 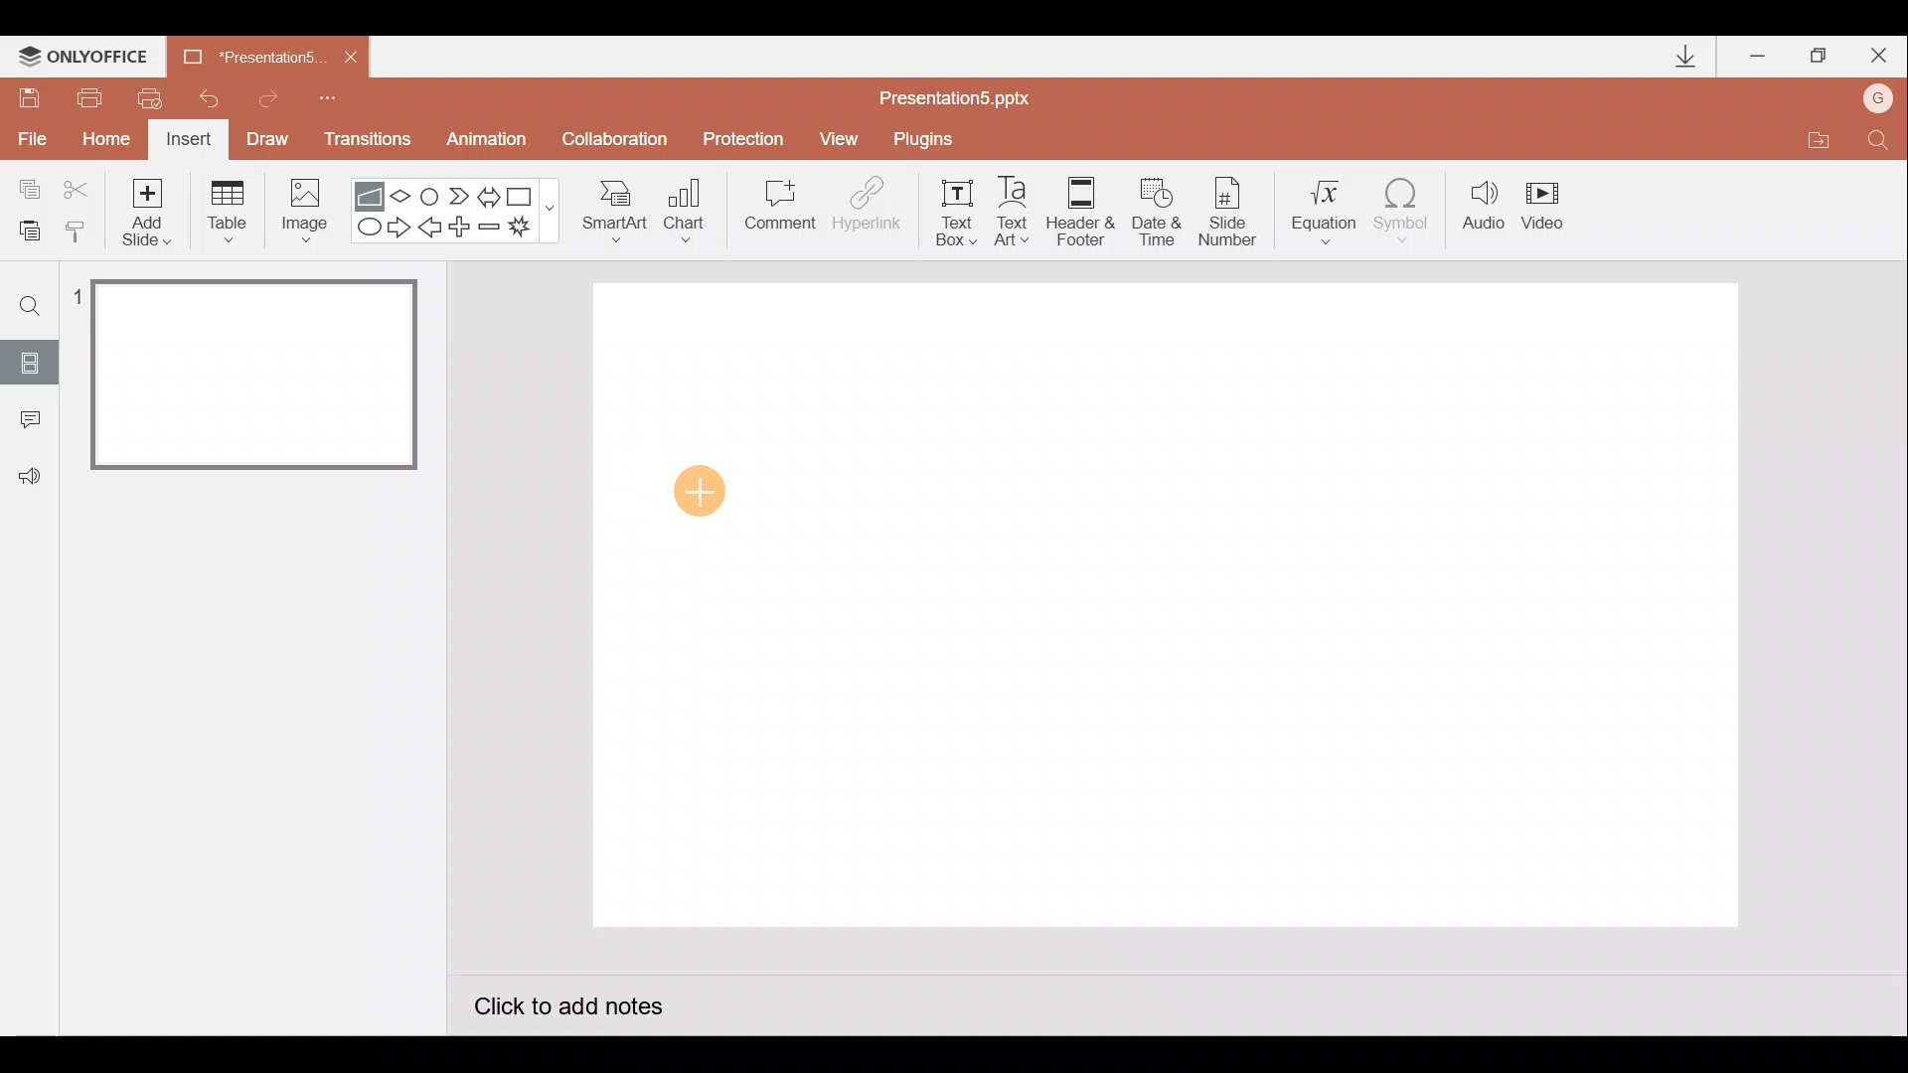 What do you see at coordinates (269, 95) in the screenshot?
I see `Redo` at bounding box center [269, 95].